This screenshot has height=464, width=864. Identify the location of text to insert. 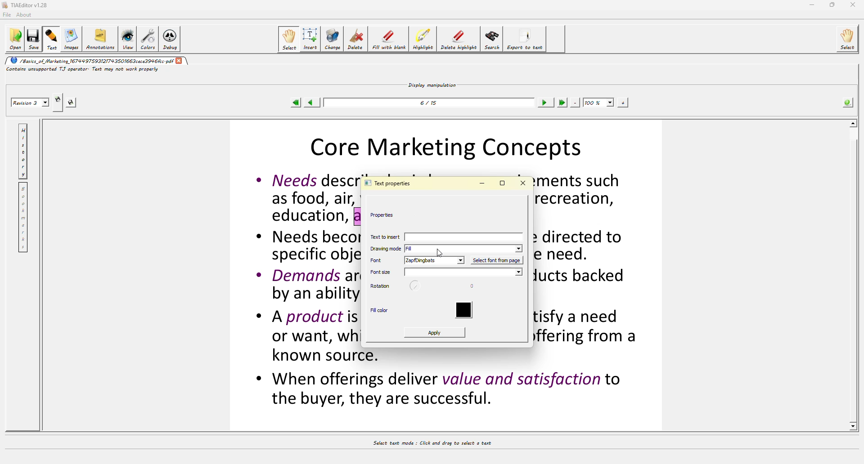
(384, 236).